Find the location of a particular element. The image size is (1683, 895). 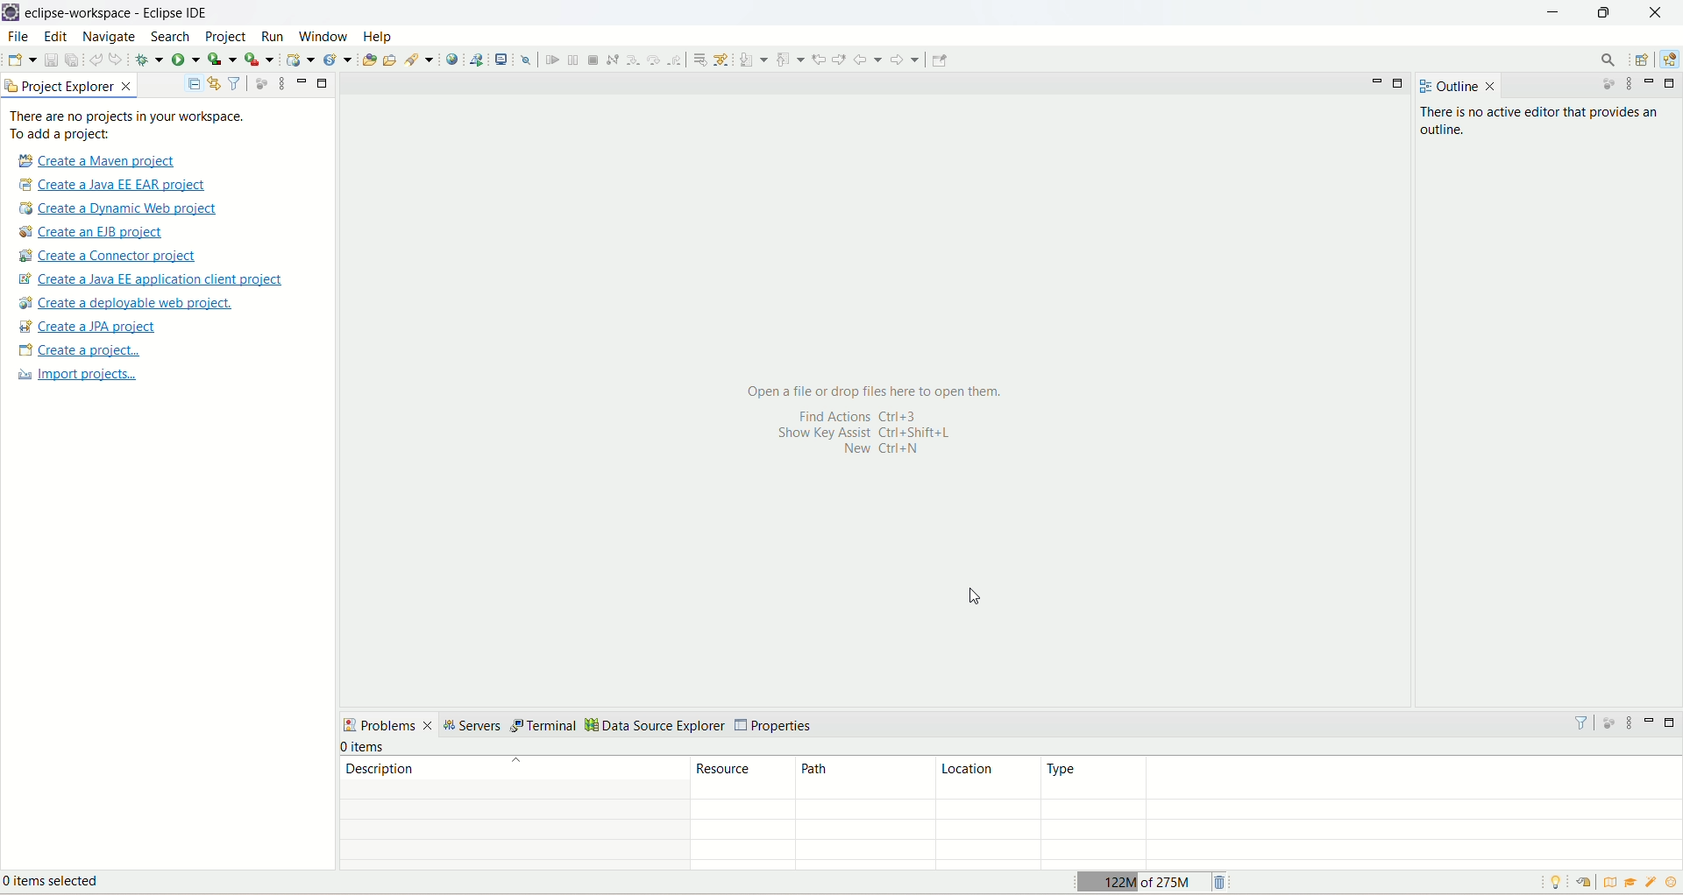

minimize is located at coordinates (1552, 14).